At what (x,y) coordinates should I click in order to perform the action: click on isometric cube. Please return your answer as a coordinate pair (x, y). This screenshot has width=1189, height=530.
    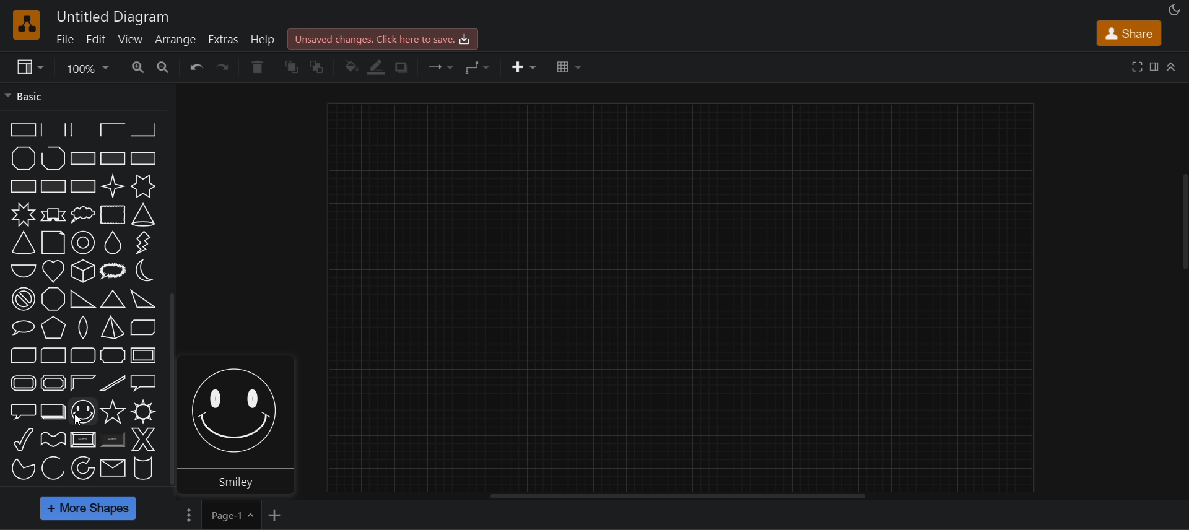
    Looking at the image, I should click on (82, 272).